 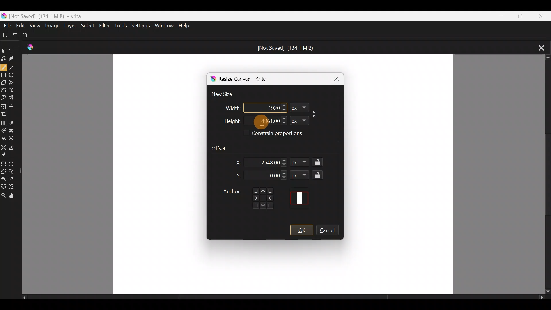 I want to click on Format, so click(x=301, y=163).